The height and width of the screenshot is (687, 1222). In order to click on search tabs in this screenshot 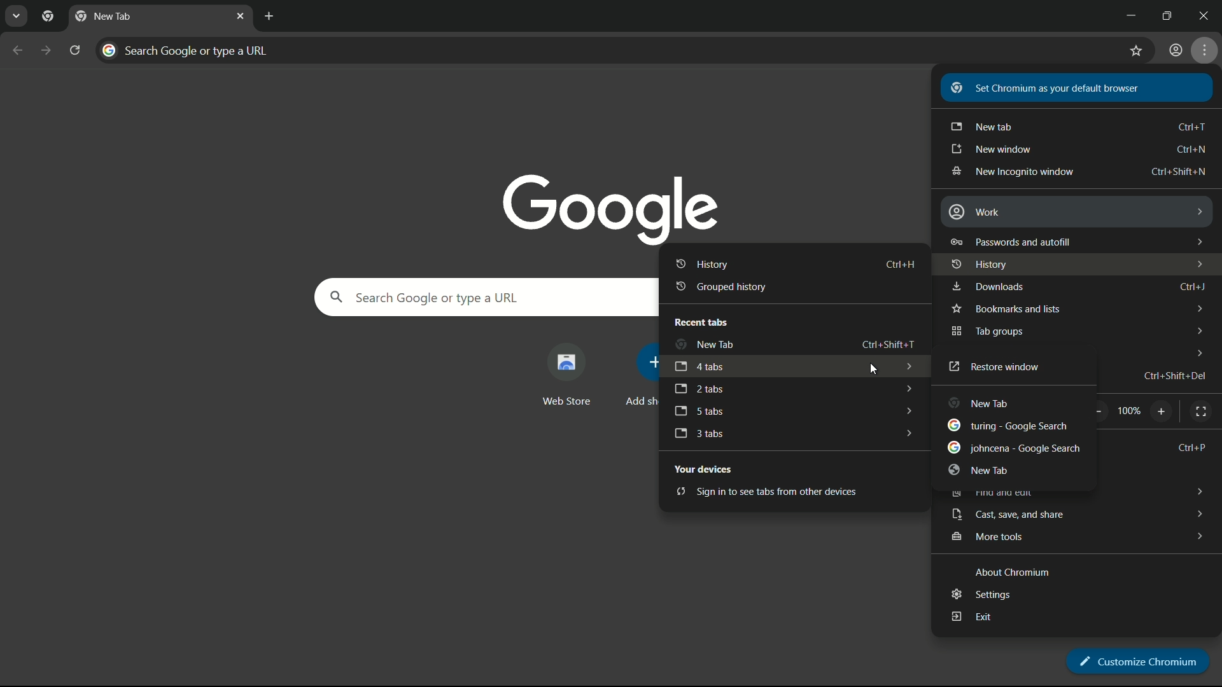, I will do `click(18, 16)`.